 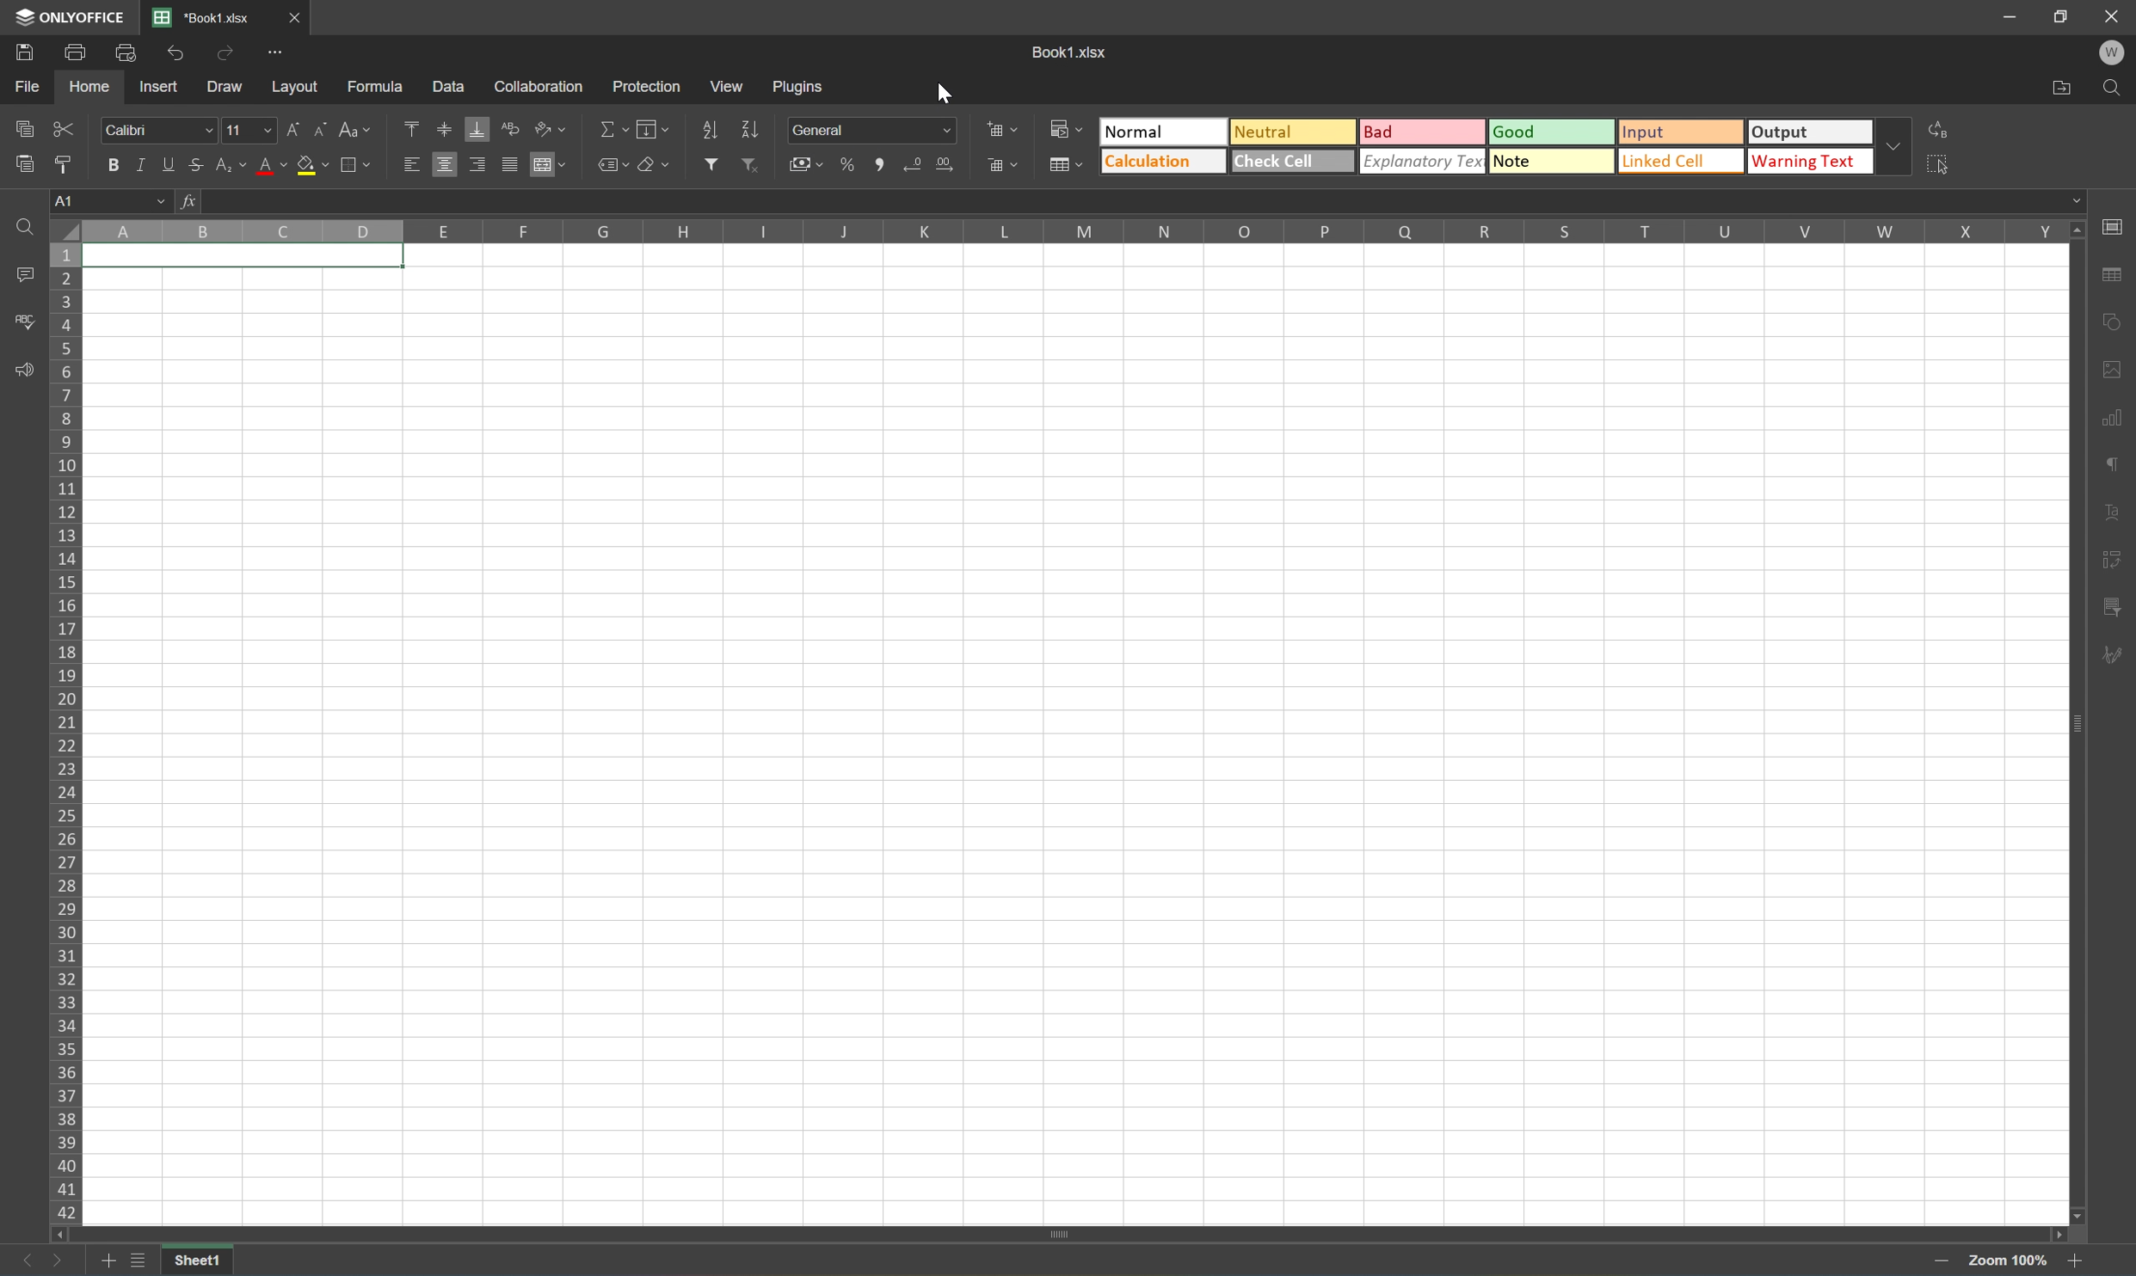 I want to click on Scroll up, so click(x=2078, y=231).